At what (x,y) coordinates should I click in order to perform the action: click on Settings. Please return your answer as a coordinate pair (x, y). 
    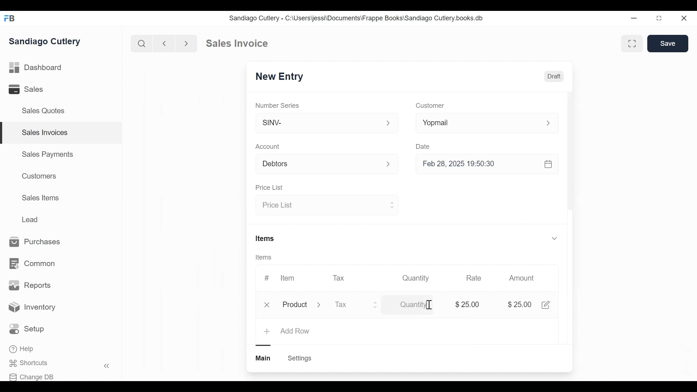
    Looking at the image, I should click on (301, 358).